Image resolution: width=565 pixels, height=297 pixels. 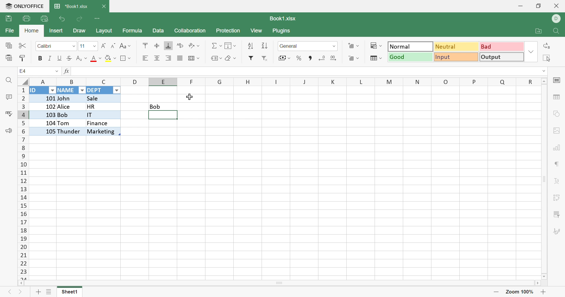 I want to click on Filter, so click(x=252, y=58).